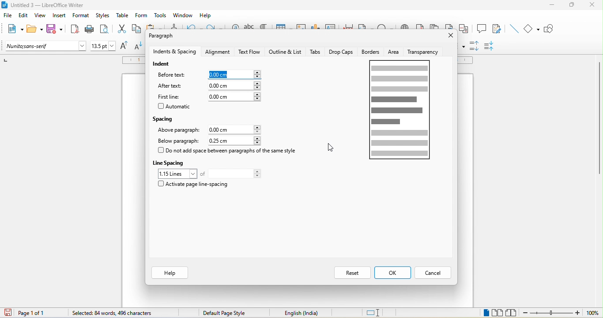 This screenshot has height=318, width=603. What do you see at coordinates (38, 313) in the screenshot?
I see `page 1 of 1` at bounding box center [38, 313].